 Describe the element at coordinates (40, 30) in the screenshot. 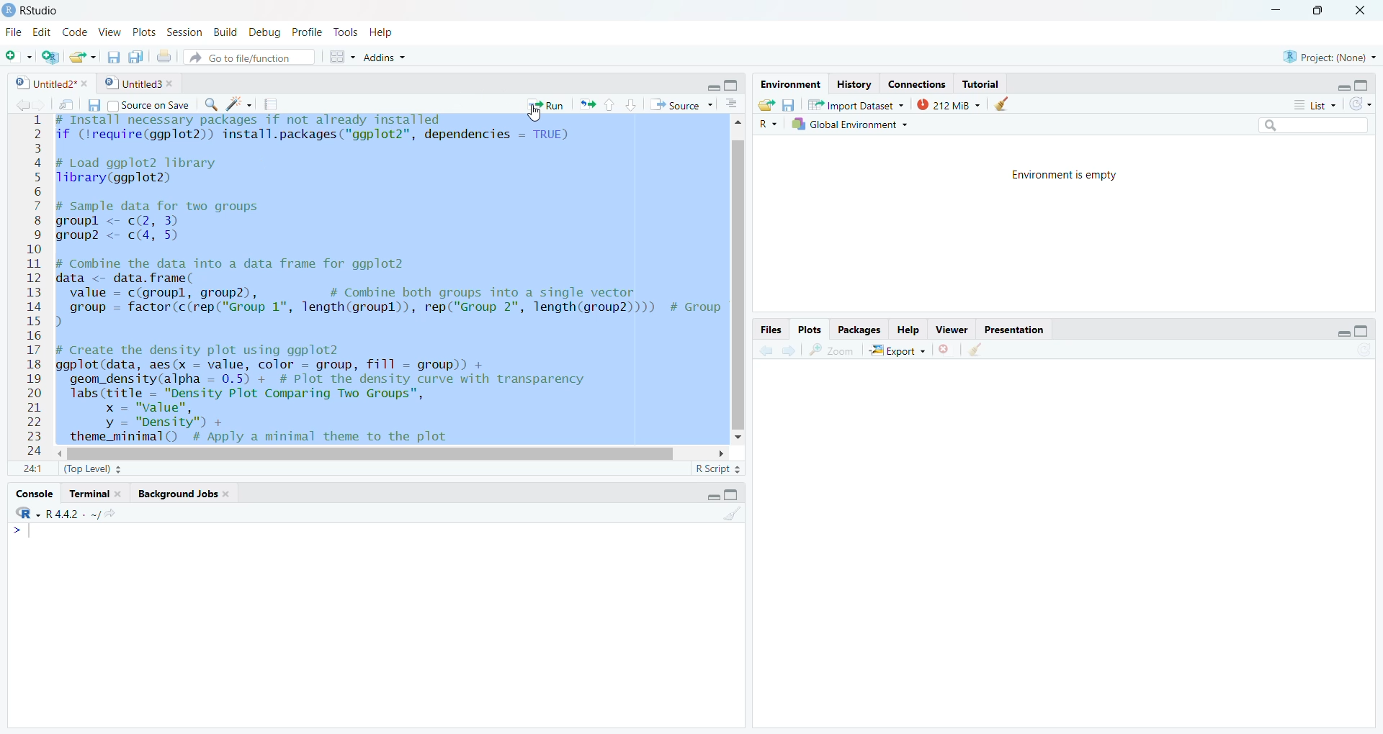

I see `edit` at that location.